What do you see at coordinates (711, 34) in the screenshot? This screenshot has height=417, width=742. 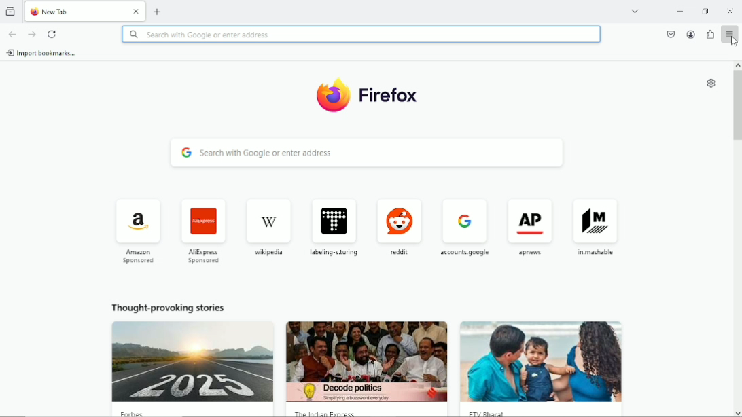 I see `Extensions` at bounding box center [711, 34].